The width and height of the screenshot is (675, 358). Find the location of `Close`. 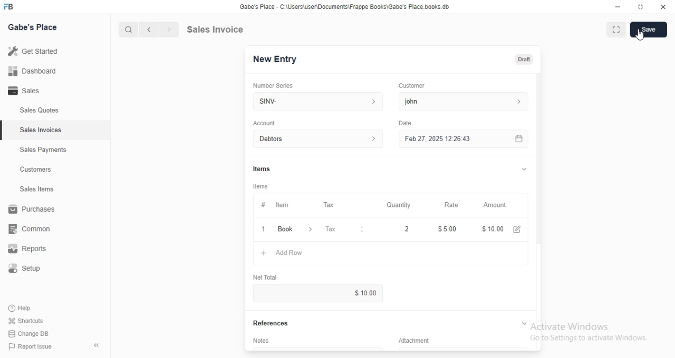

Close is located at coordinates (663, 7).